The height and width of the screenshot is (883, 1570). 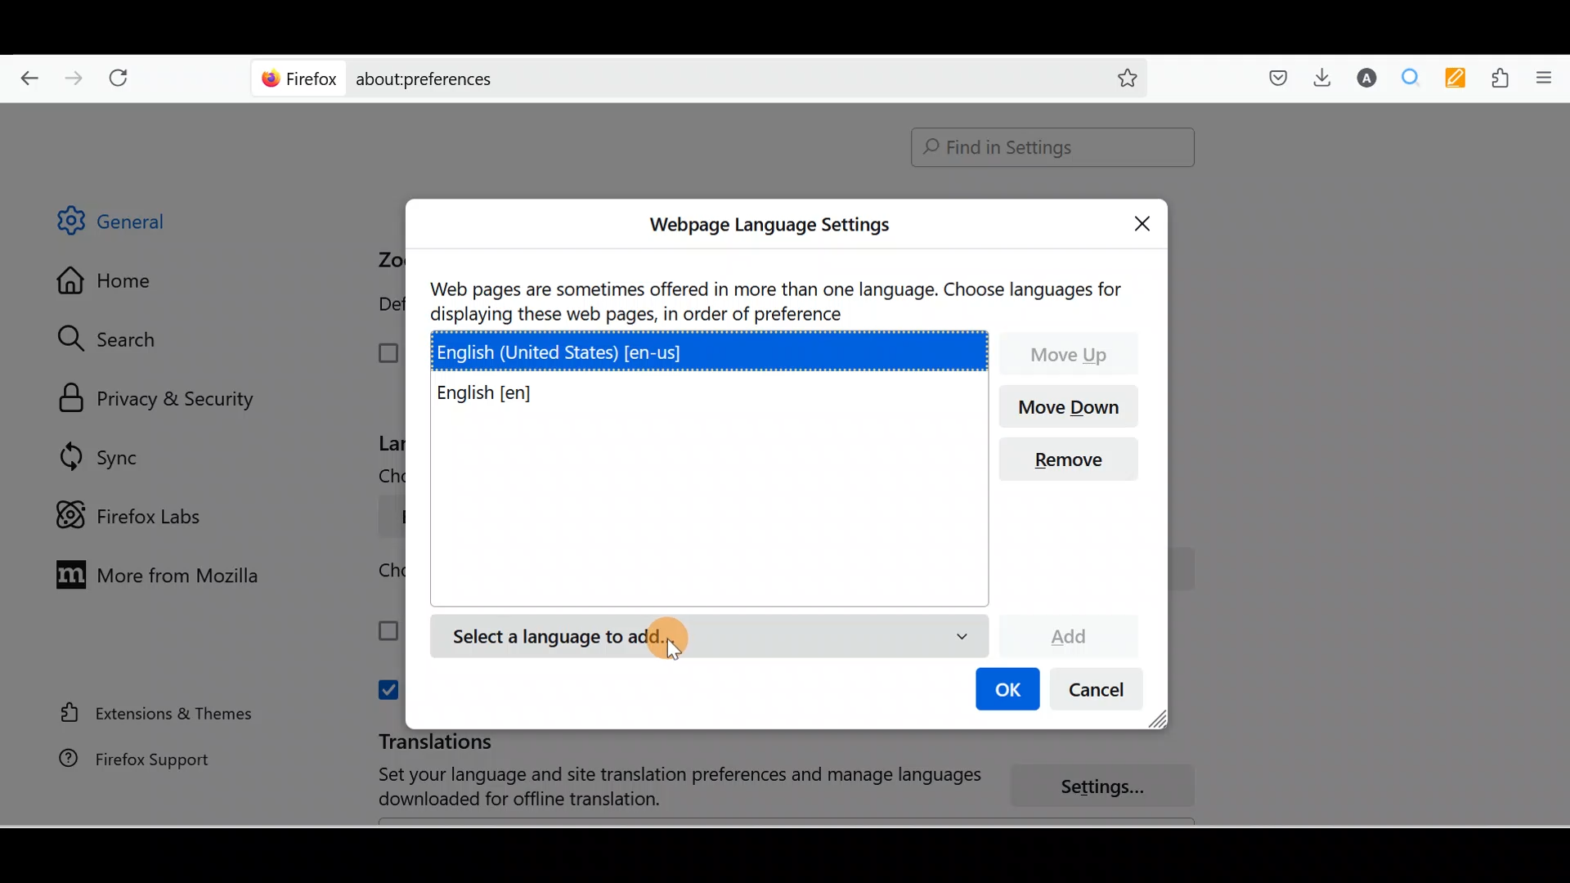 I want to click on about:preferences, so click(x=653, y=77).